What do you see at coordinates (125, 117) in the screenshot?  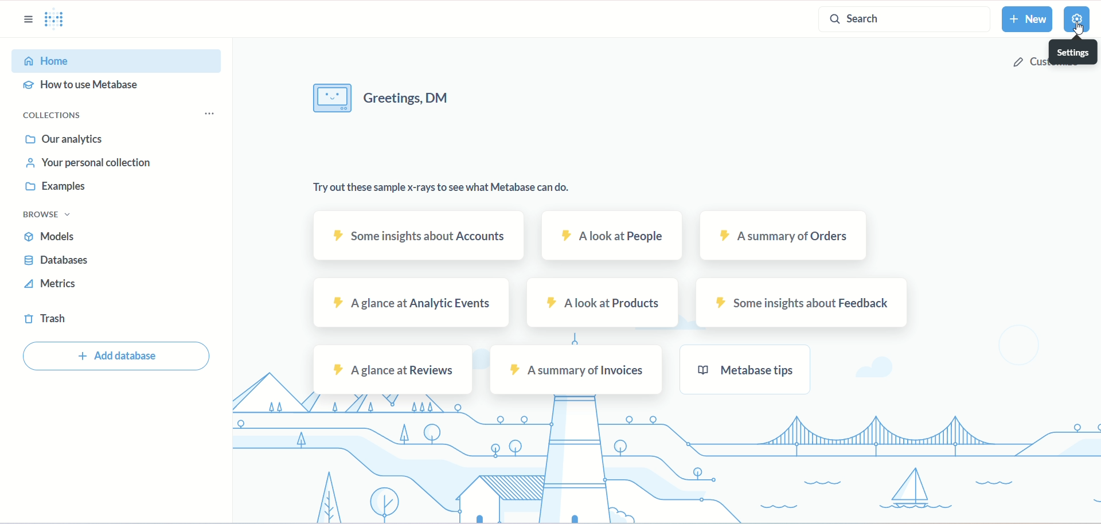 I see `collections` at bounding box center [125, 117].